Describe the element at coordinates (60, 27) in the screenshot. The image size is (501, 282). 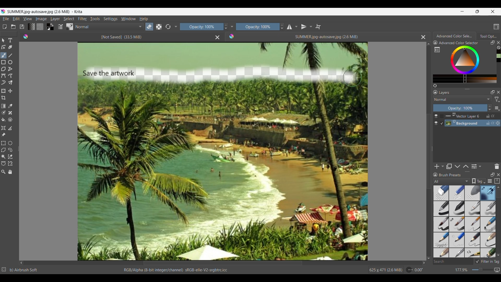
I see `Edit brush settings` at that location.